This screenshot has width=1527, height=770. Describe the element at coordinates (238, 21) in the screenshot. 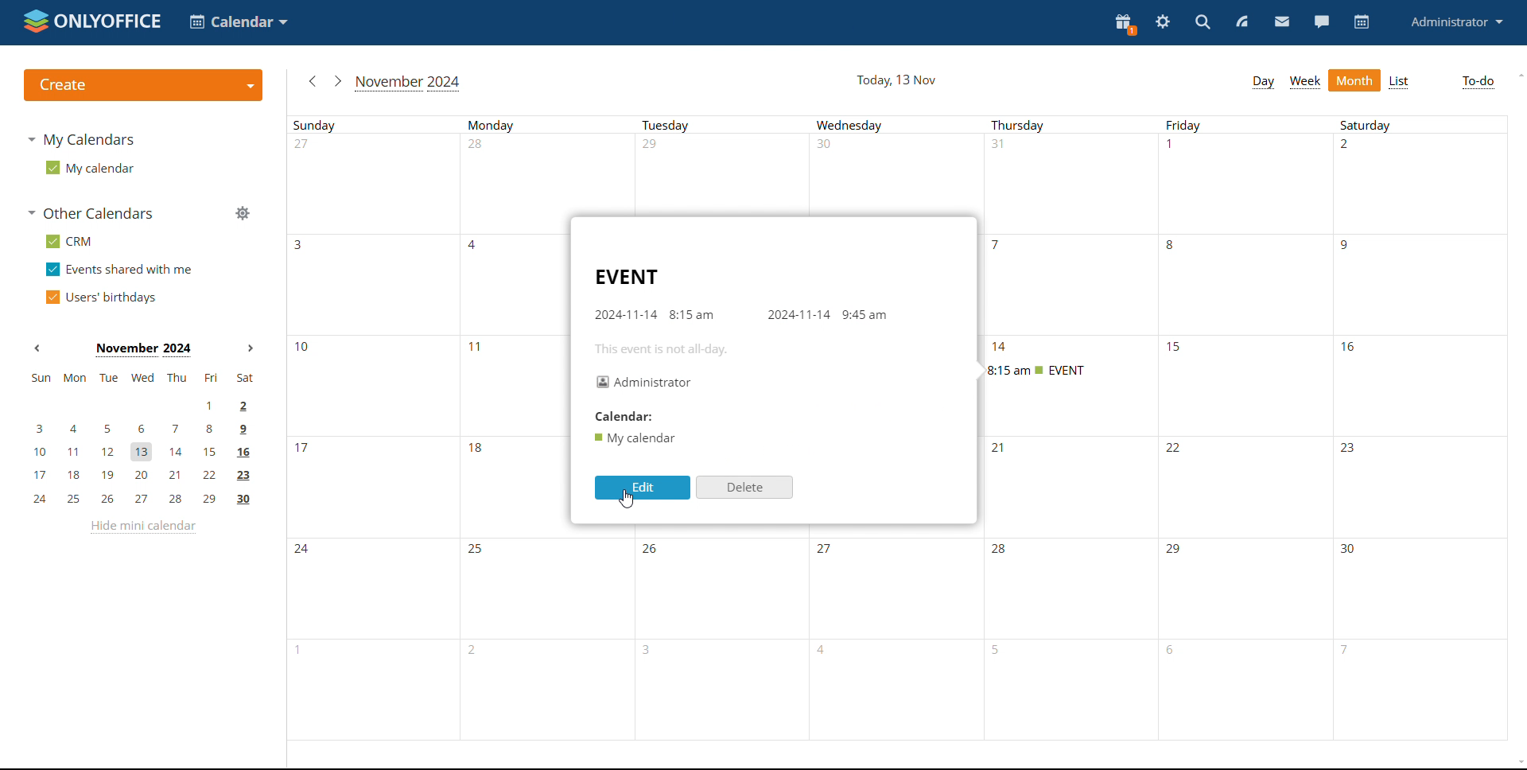

I see `select application` at that location.